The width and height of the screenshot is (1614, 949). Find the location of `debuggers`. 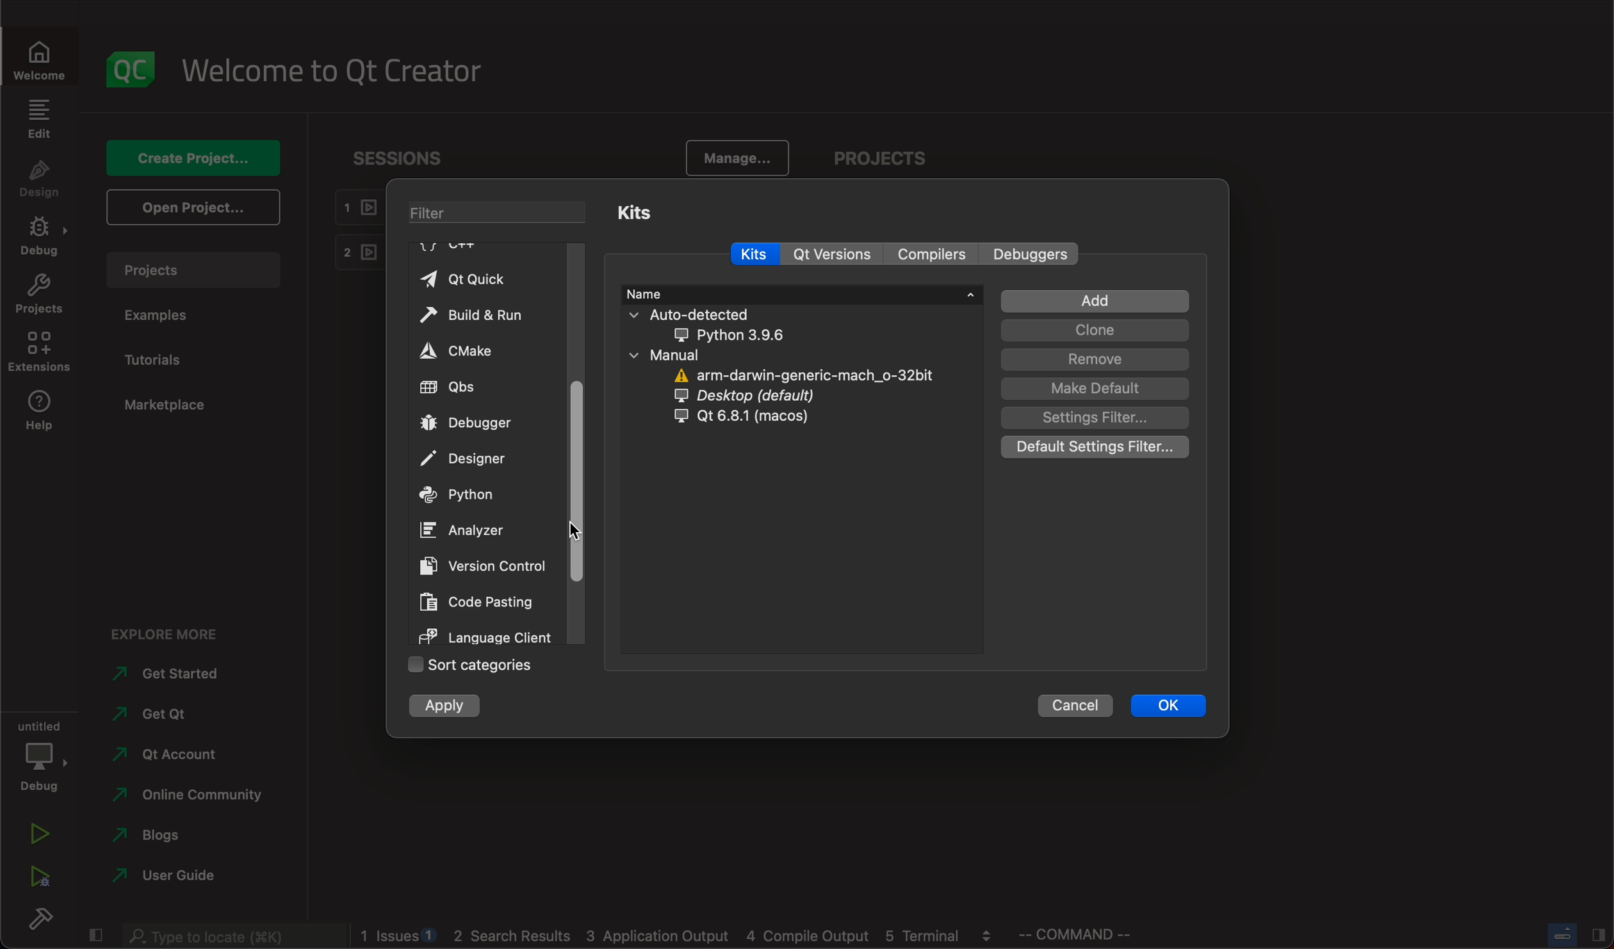

debuggers is located at coordinates (1032, 253).